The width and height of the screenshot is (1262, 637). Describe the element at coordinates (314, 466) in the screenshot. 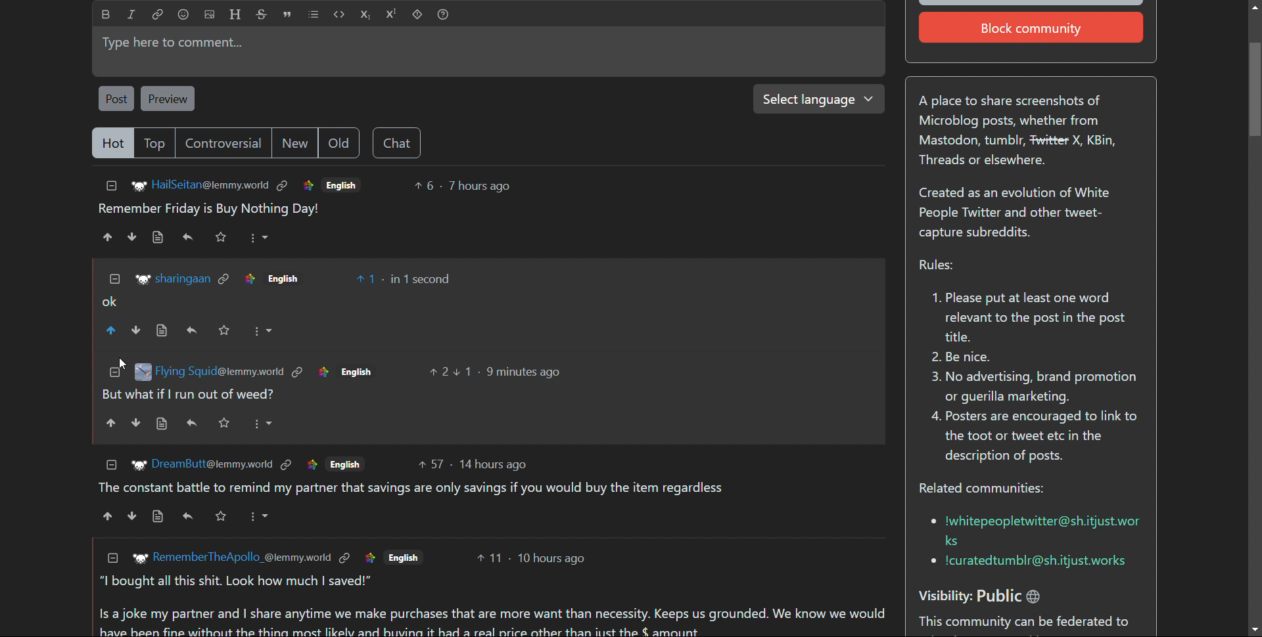

I see `link` at that location.